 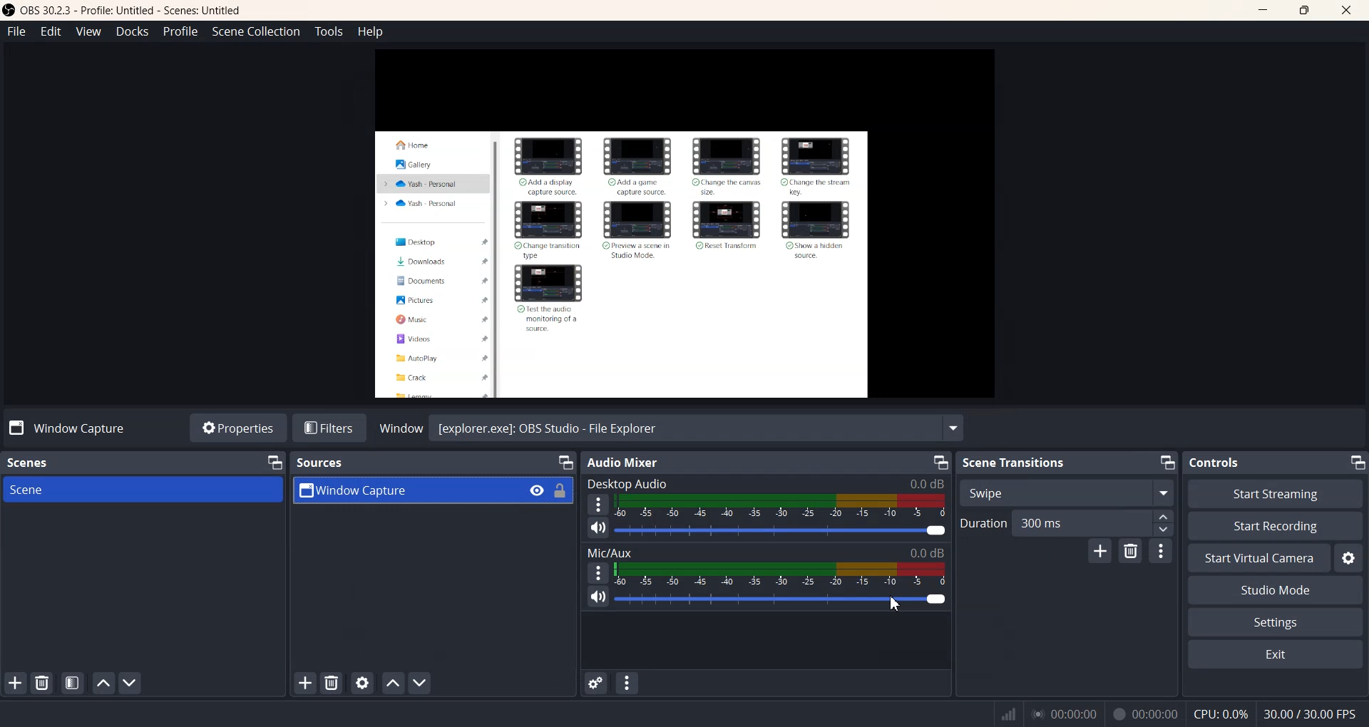 I want to click on Scene Transitions, so click(x=1015, y=462).